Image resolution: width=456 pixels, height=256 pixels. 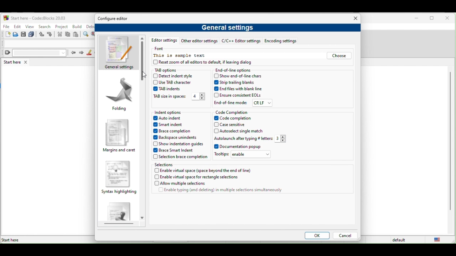 What do you see at coordinates (119, 135) in the screenshot?
I see `margins and caret` at bounding box center [119, 135].